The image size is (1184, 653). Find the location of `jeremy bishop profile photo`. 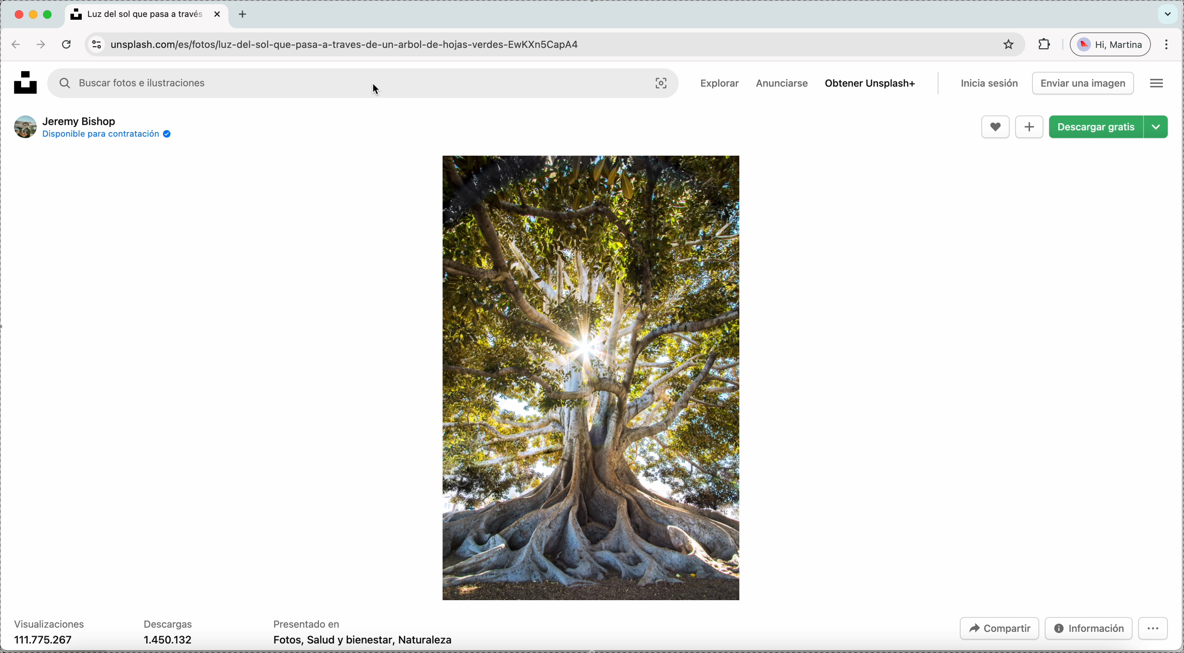

jeremy bishop profile photo is located at coordinates (24, 127).